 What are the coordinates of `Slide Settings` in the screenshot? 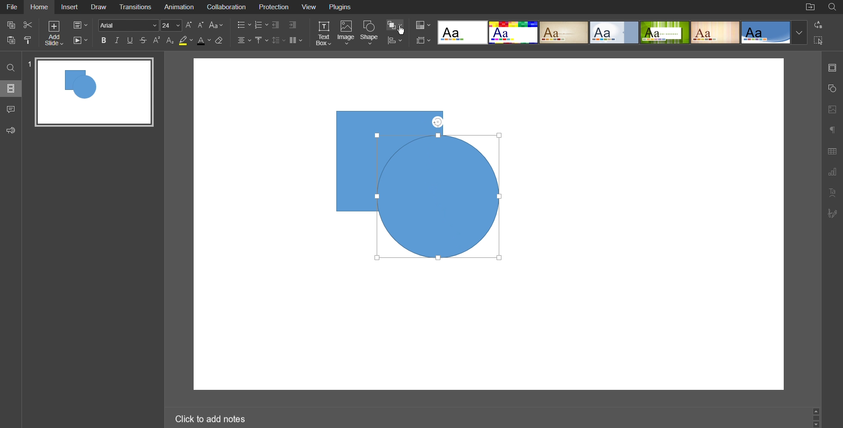 It's located at (81, 24).